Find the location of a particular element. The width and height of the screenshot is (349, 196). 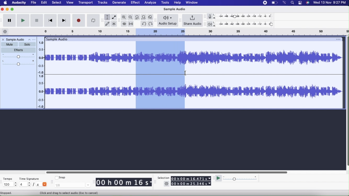

Audacity is located at coordinates (19, 3).